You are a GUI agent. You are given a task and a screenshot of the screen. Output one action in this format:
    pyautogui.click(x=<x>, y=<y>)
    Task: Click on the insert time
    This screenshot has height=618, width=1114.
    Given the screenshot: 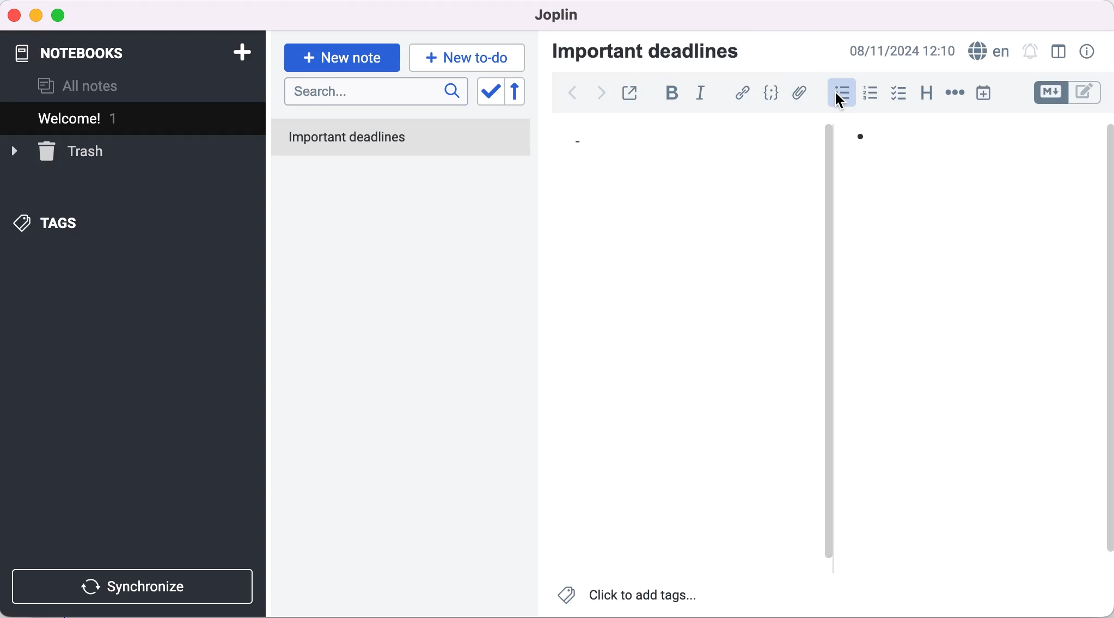 What is the action you would take?
    pyautogui.click(x=990, y=92)
    